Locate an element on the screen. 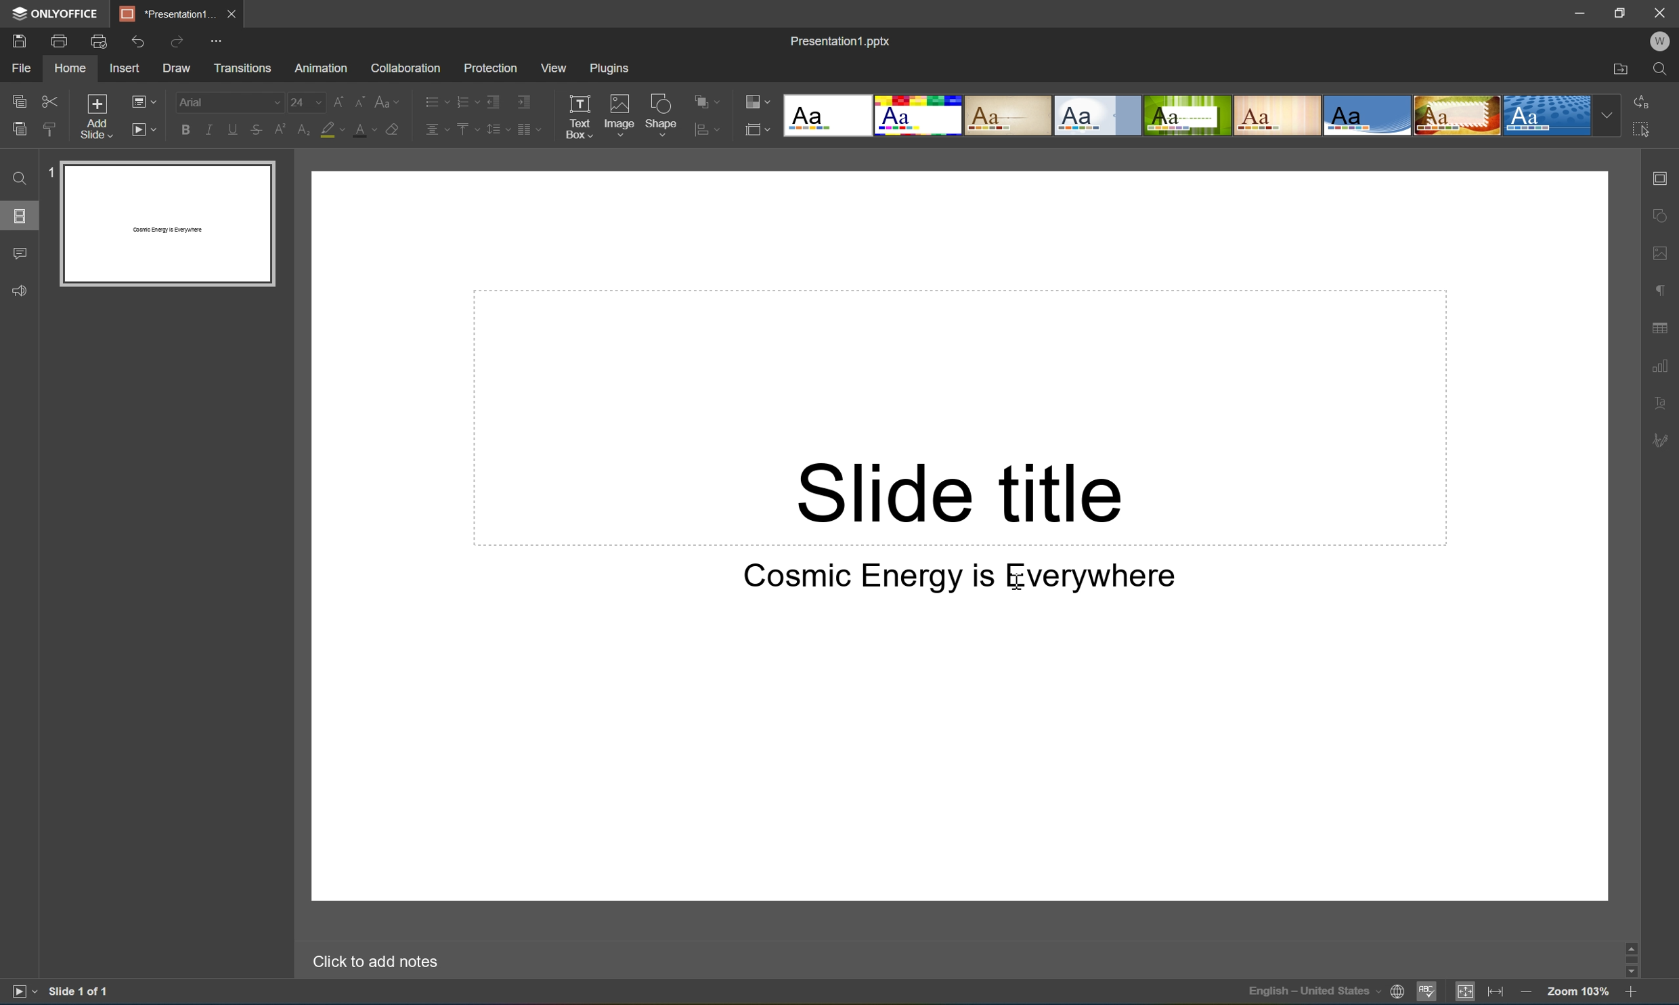 The width and height of the screenshot is (1679, 1005). Slide settings is located at coordinates (1662, 174).